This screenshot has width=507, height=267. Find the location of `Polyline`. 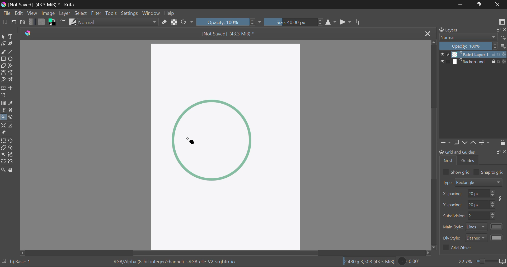

Polyline is located at coordinates (11, 65).